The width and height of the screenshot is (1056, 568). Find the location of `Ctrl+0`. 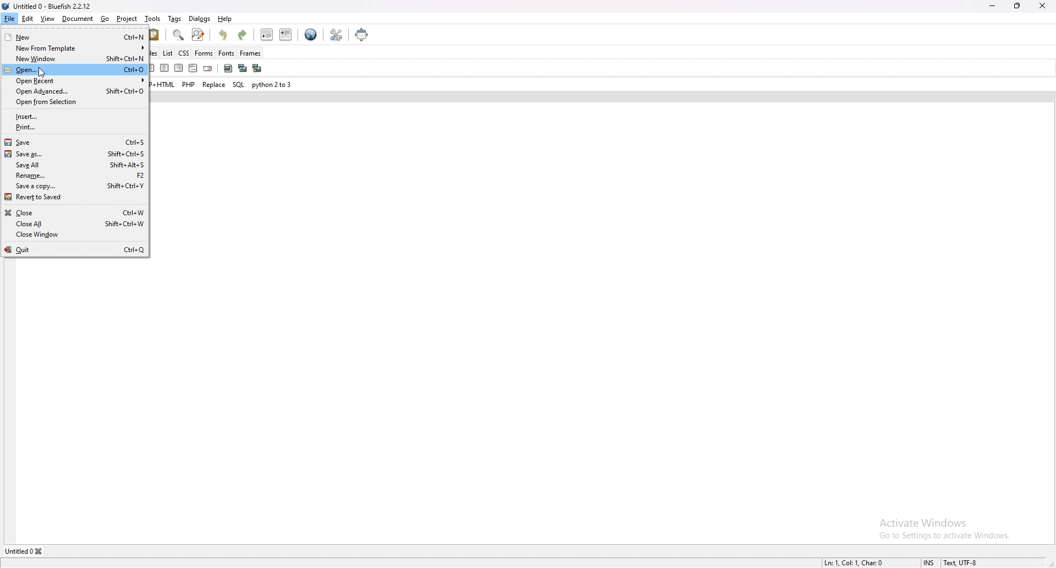

Ctrl+0 is located at coordinates (135, 70).